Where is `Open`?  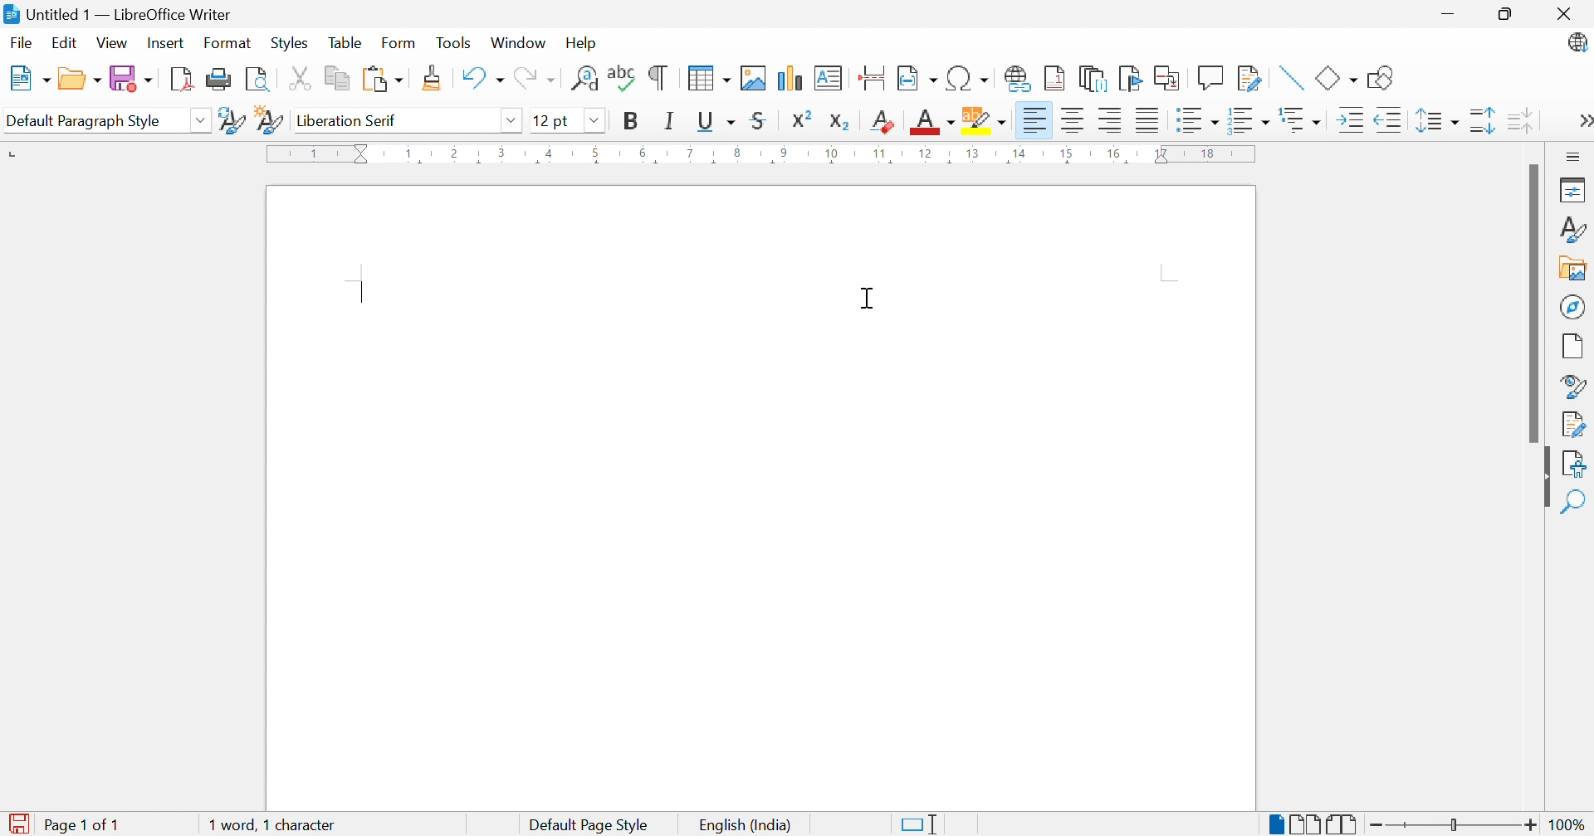 Open is located at coordinates (81, 79).